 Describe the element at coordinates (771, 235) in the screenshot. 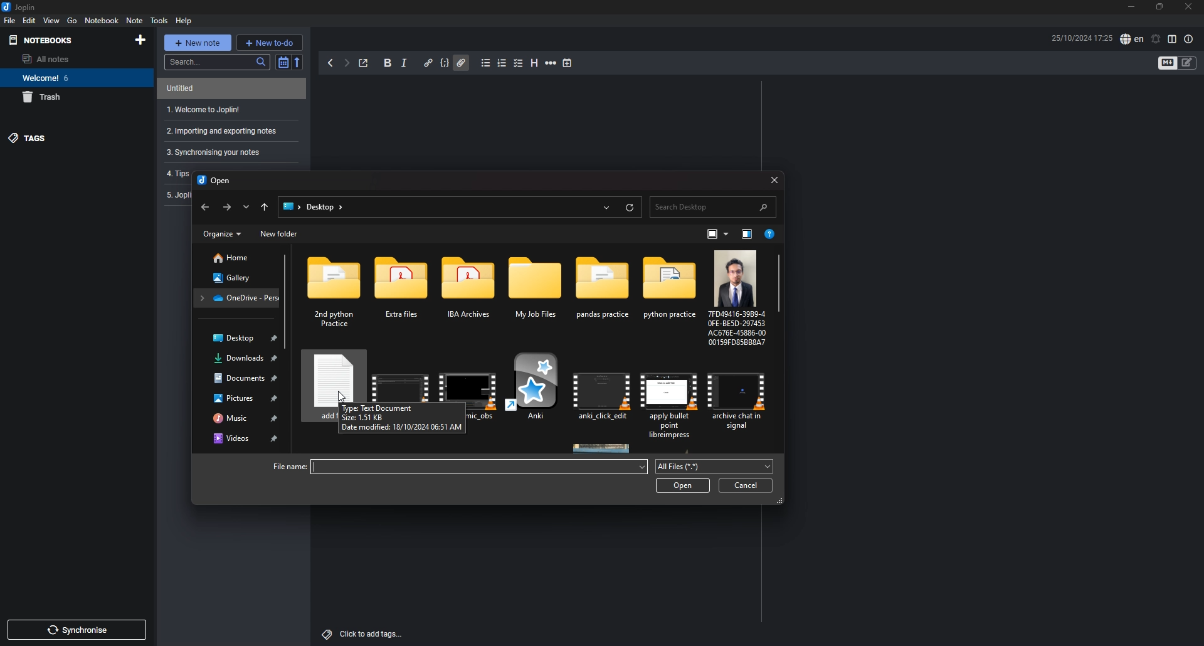

I see `get help` at that location.